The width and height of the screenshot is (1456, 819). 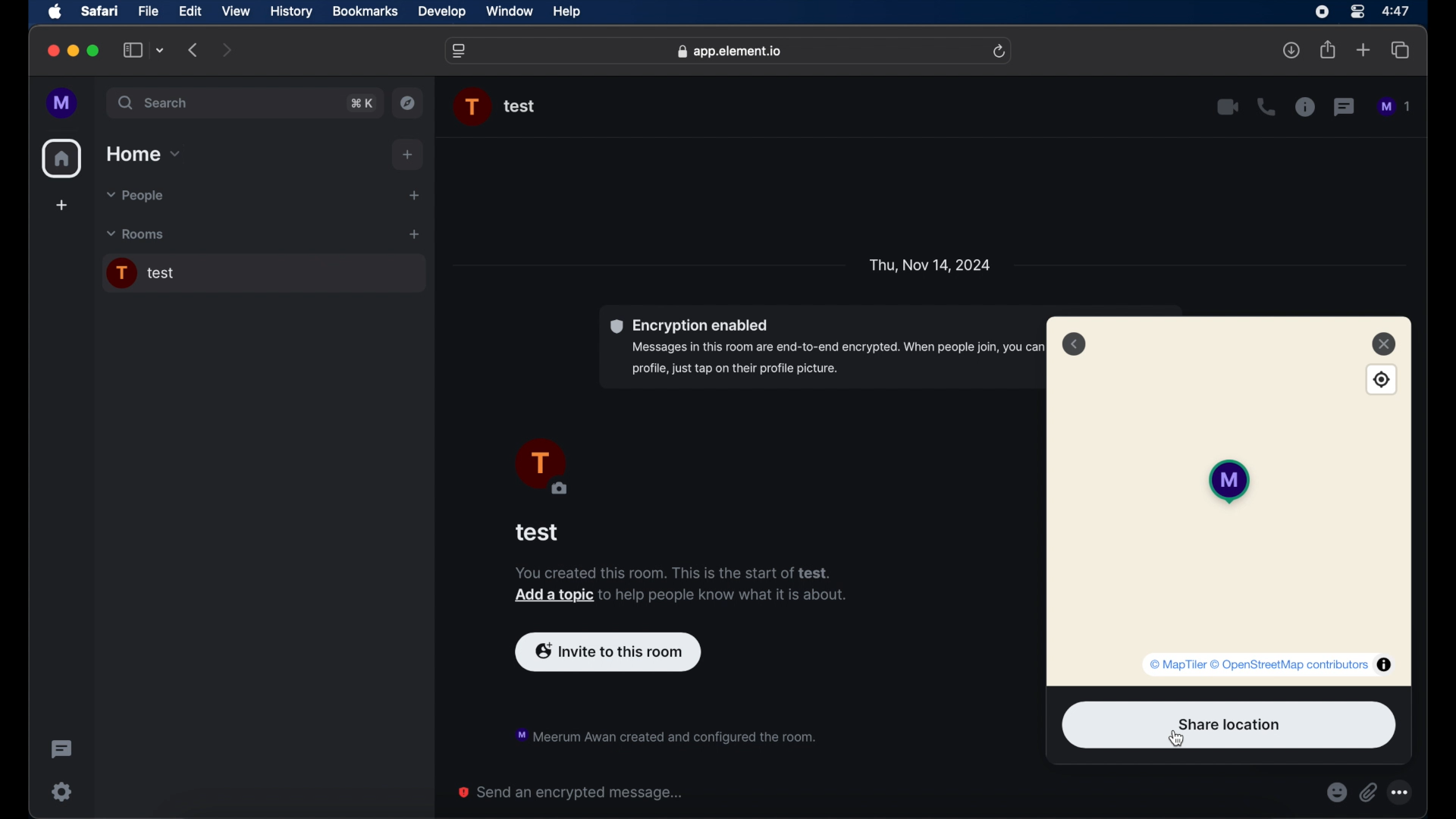 What do you see at coordinates (409, 102) in the screenshot?
I see `explore rooms` at bounding box center [409, 102].